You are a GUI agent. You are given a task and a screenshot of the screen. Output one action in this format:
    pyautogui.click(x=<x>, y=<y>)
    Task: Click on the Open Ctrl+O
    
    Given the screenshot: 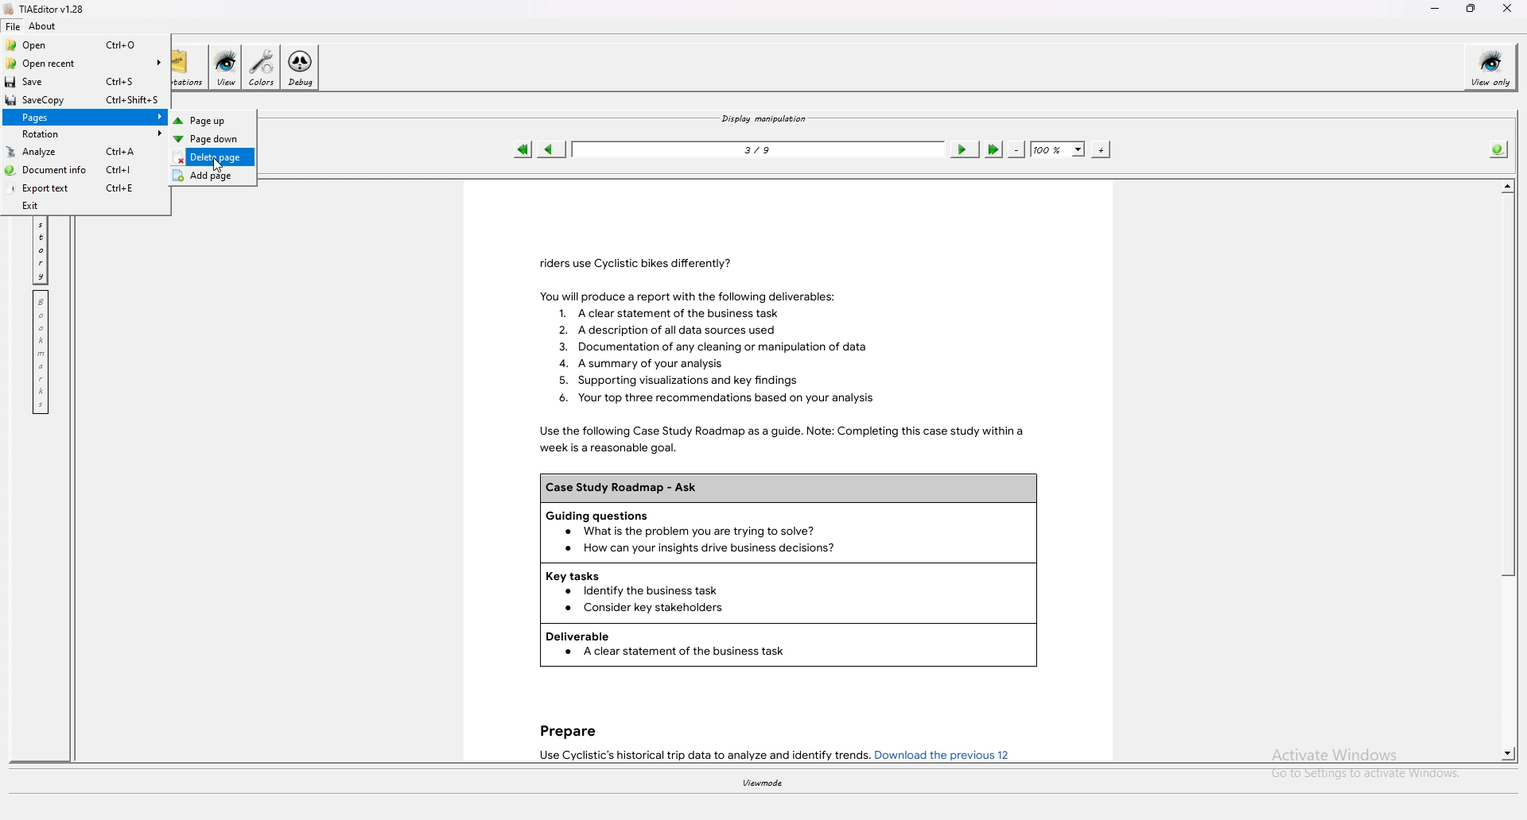 What is the action you would take?
    pyautogui.click(x=84, y=44)
    